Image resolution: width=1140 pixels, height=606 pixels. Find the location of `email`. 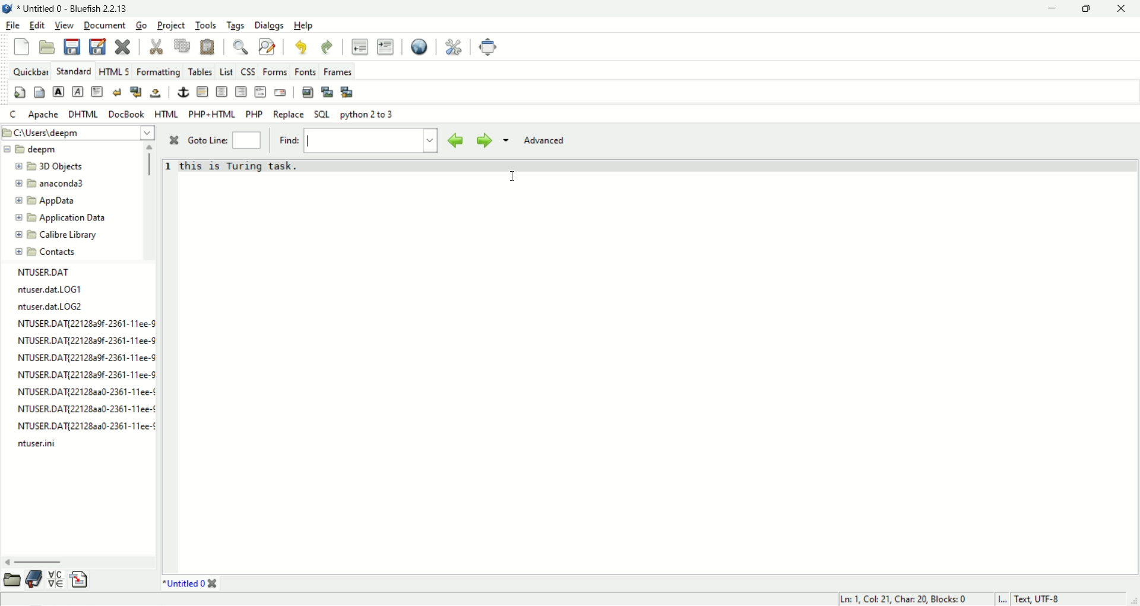

email is located at coordinates (280, 93).